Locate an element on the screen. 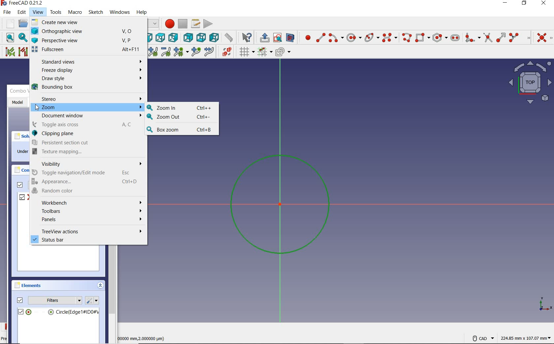  constraints is located at coordinates (20, 170).